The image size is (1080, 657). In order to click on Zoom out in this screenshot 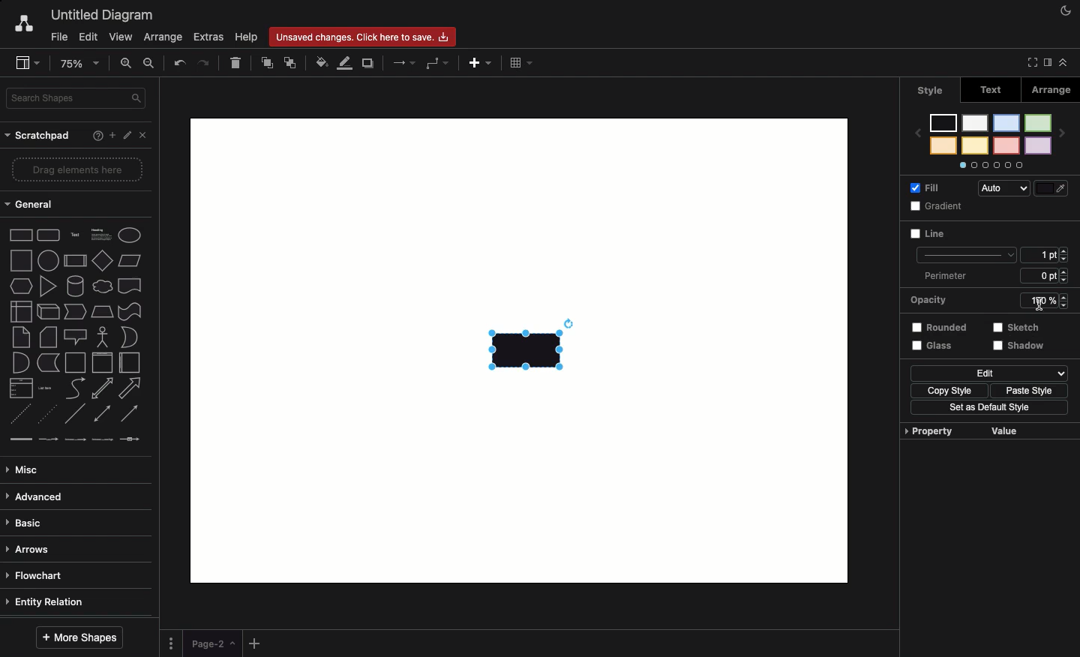, I will do `click(149, 63)`.